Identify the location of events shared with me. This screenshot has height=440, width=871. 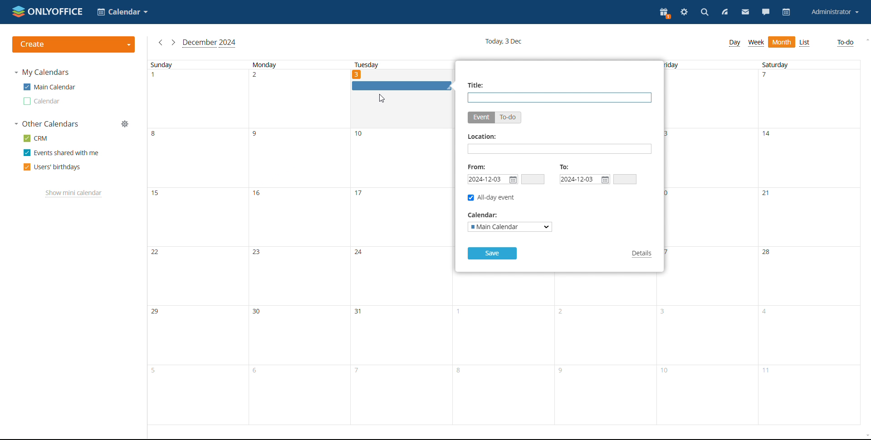
(62, 153).